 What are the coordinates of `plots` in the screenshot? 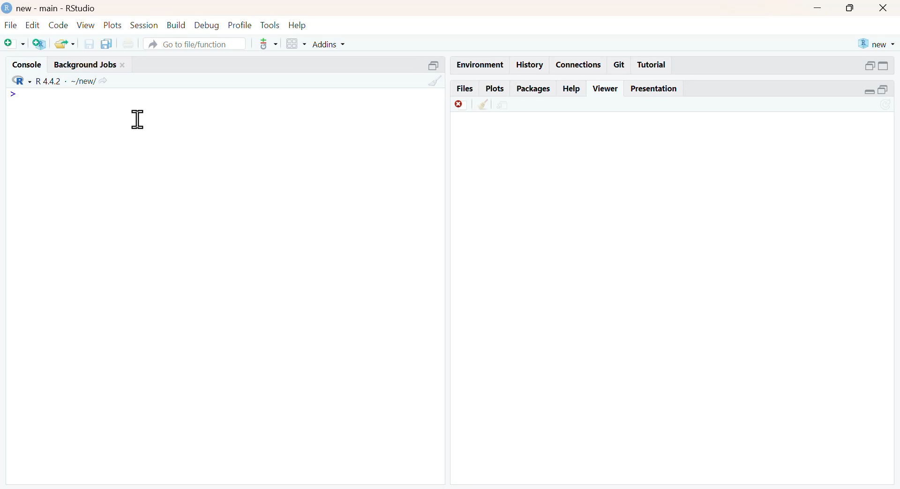 It's located at (113, 25).